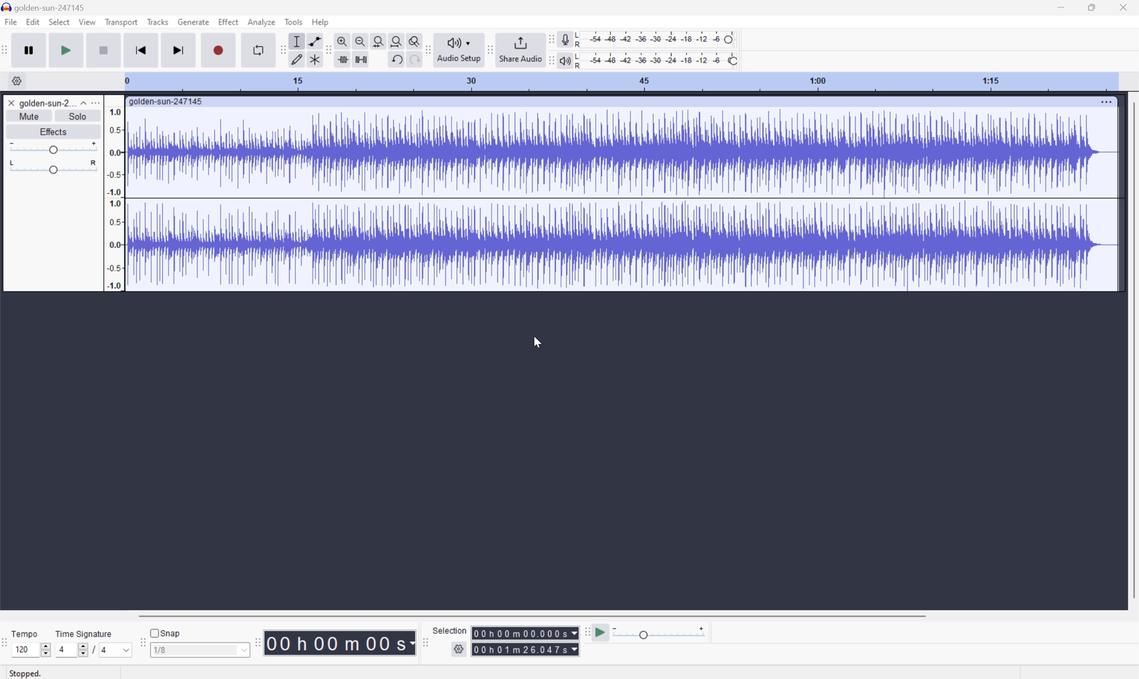  I want to click on Fit selection to width, so click(377, 40).